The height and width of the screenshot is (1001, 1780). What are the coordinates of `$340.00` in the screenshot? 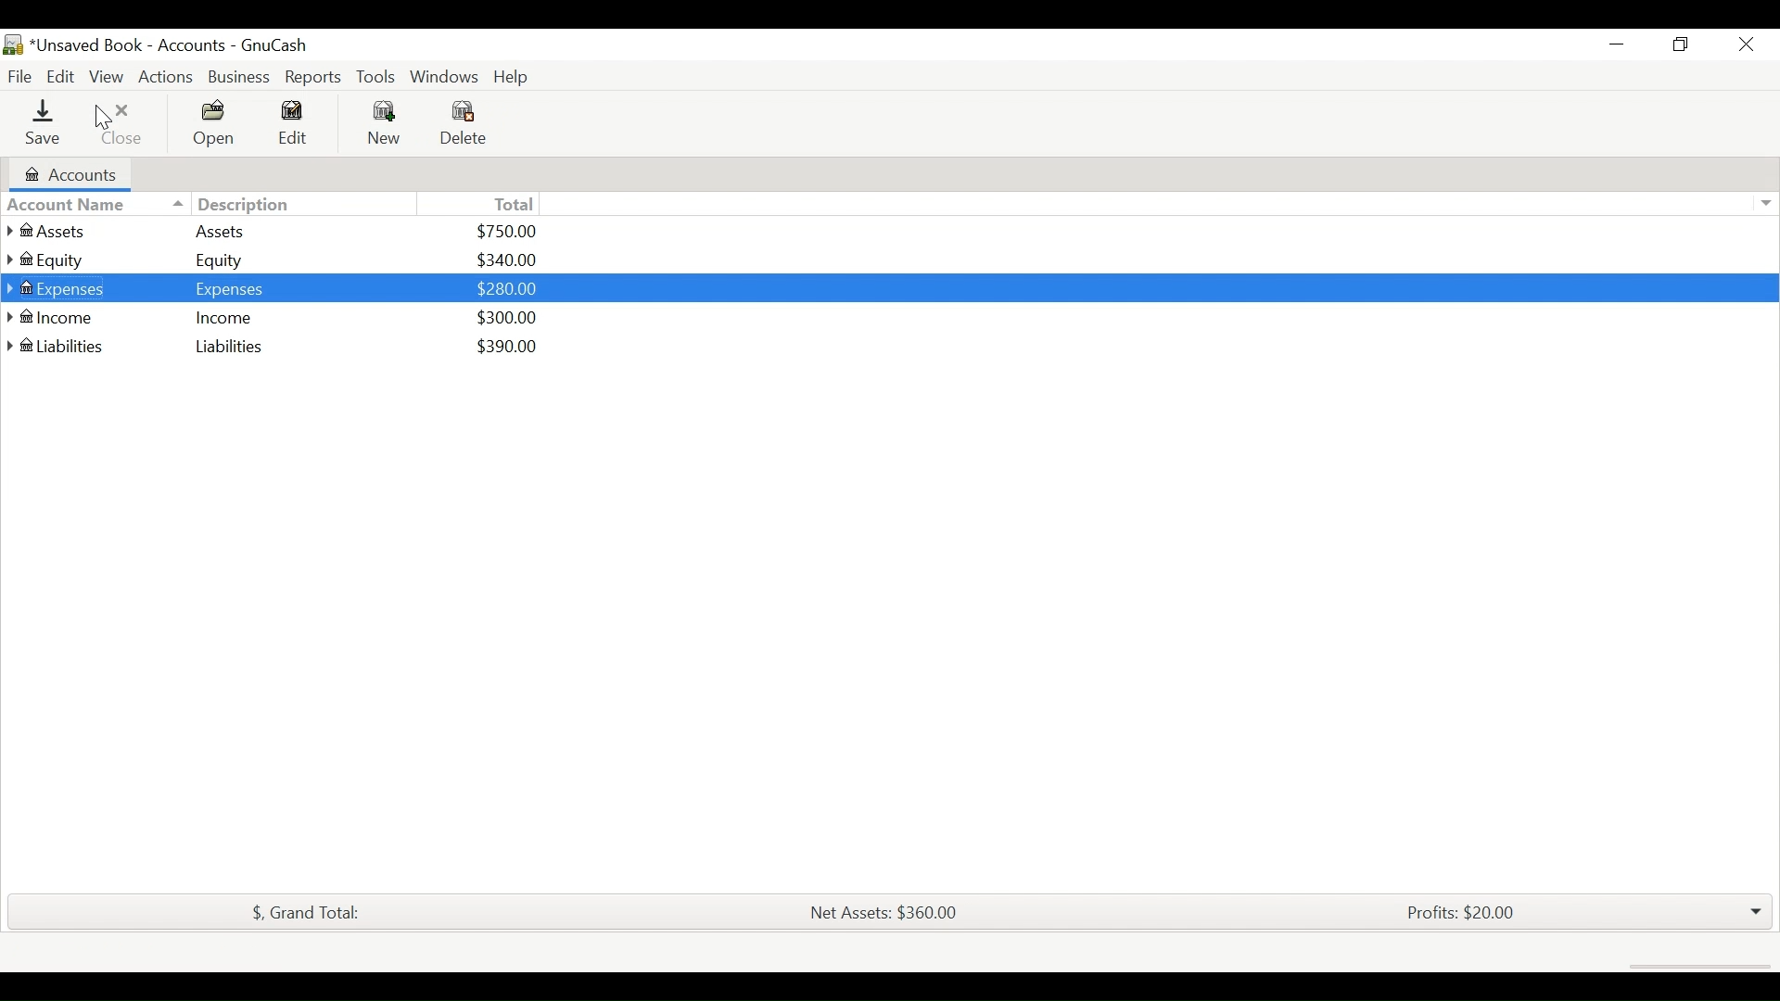 It's located at (506, 258).